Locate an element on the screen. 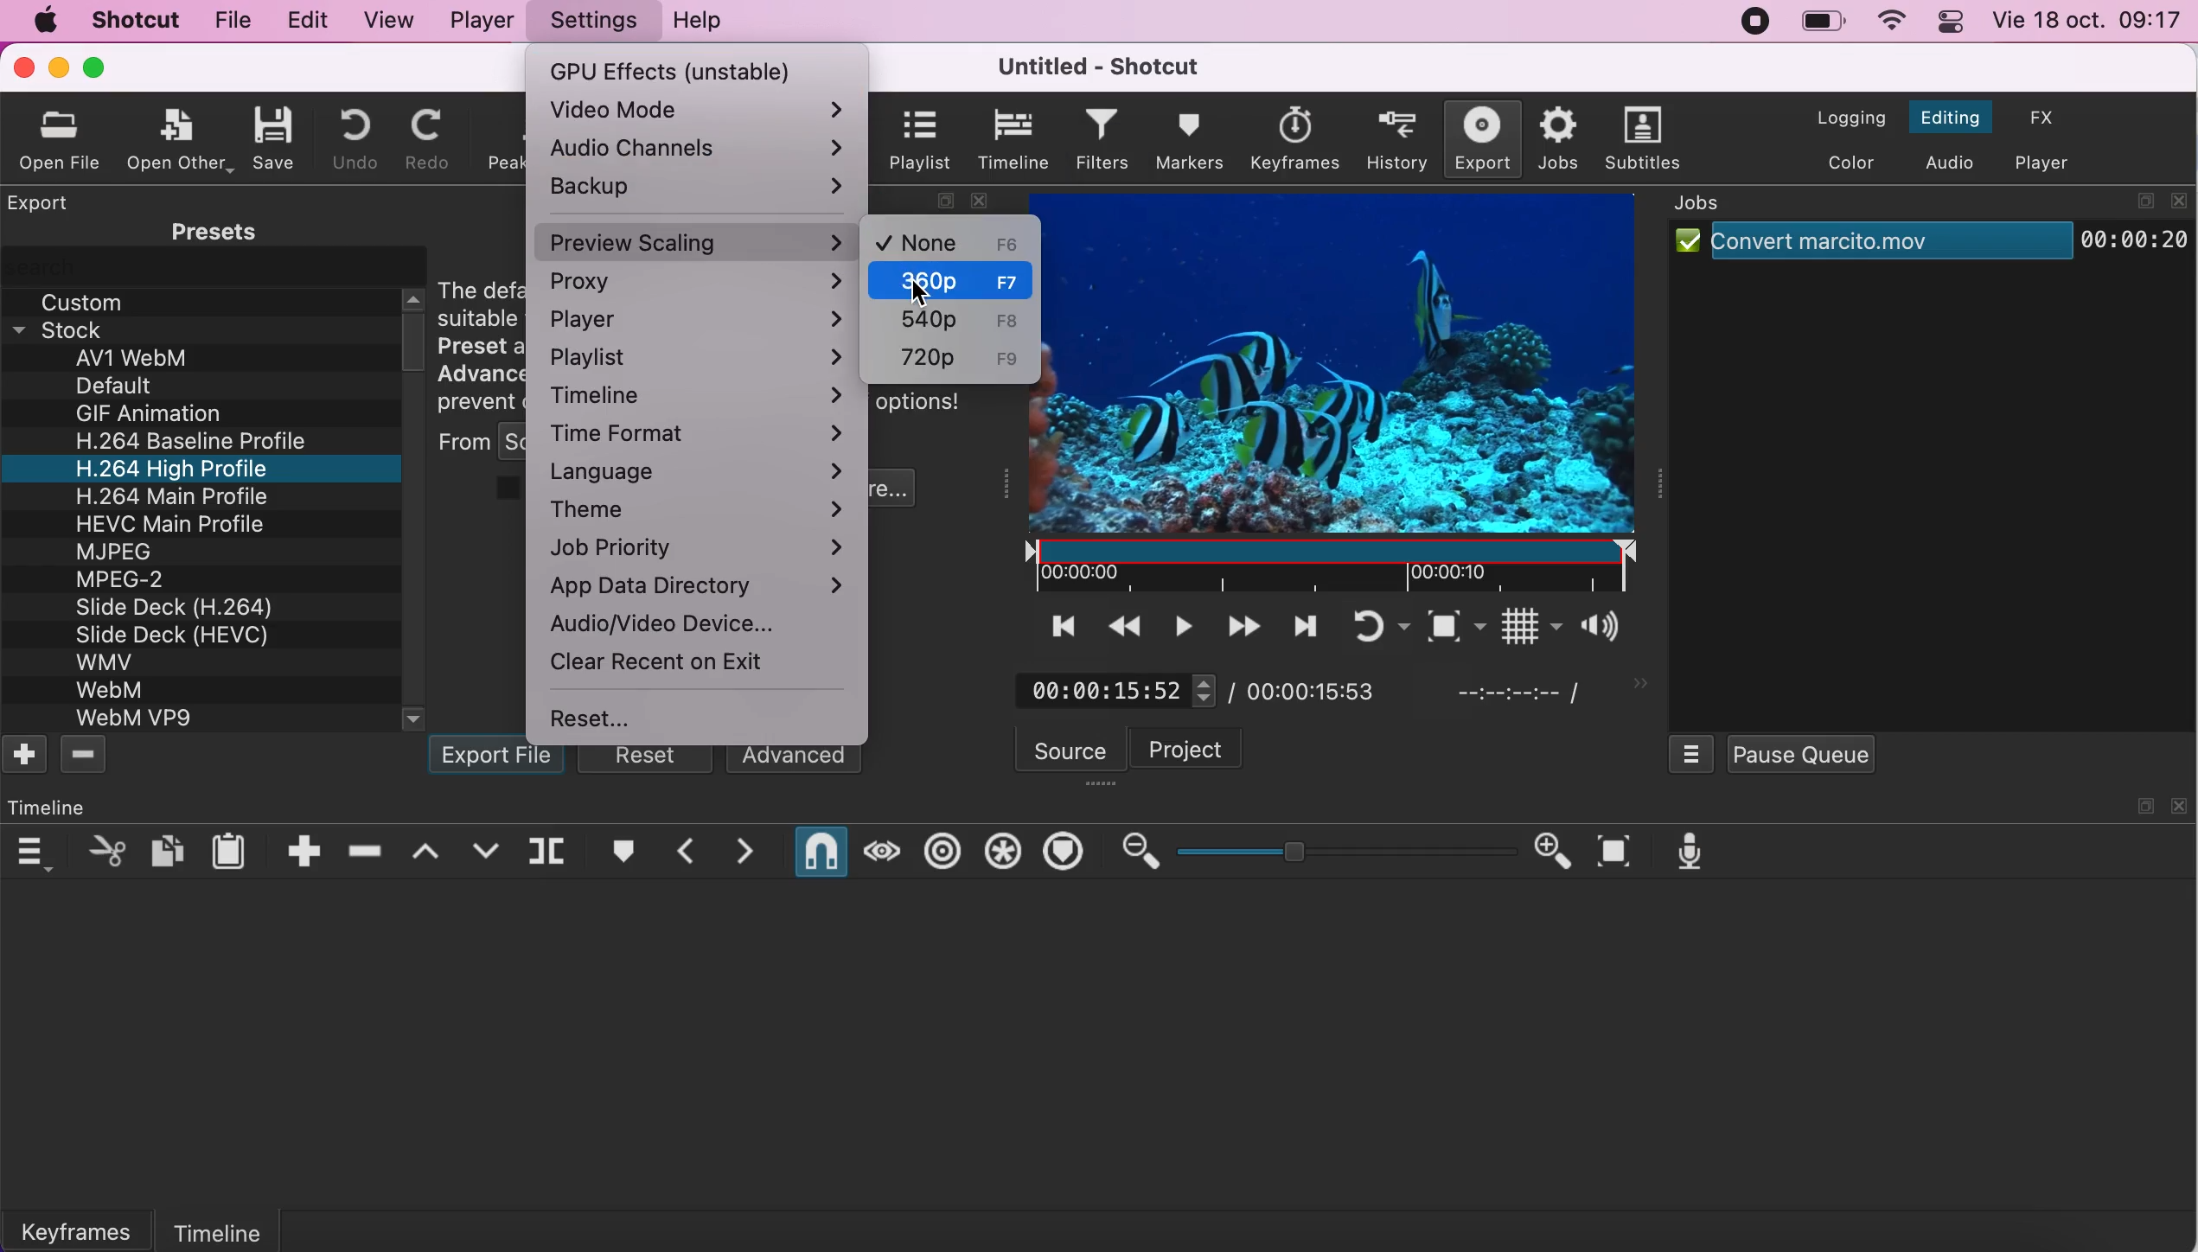 Image resolution: width=2198 pixels, height=1252 pixels. gpu effects (unstable) is located at coordinates (693, 67).